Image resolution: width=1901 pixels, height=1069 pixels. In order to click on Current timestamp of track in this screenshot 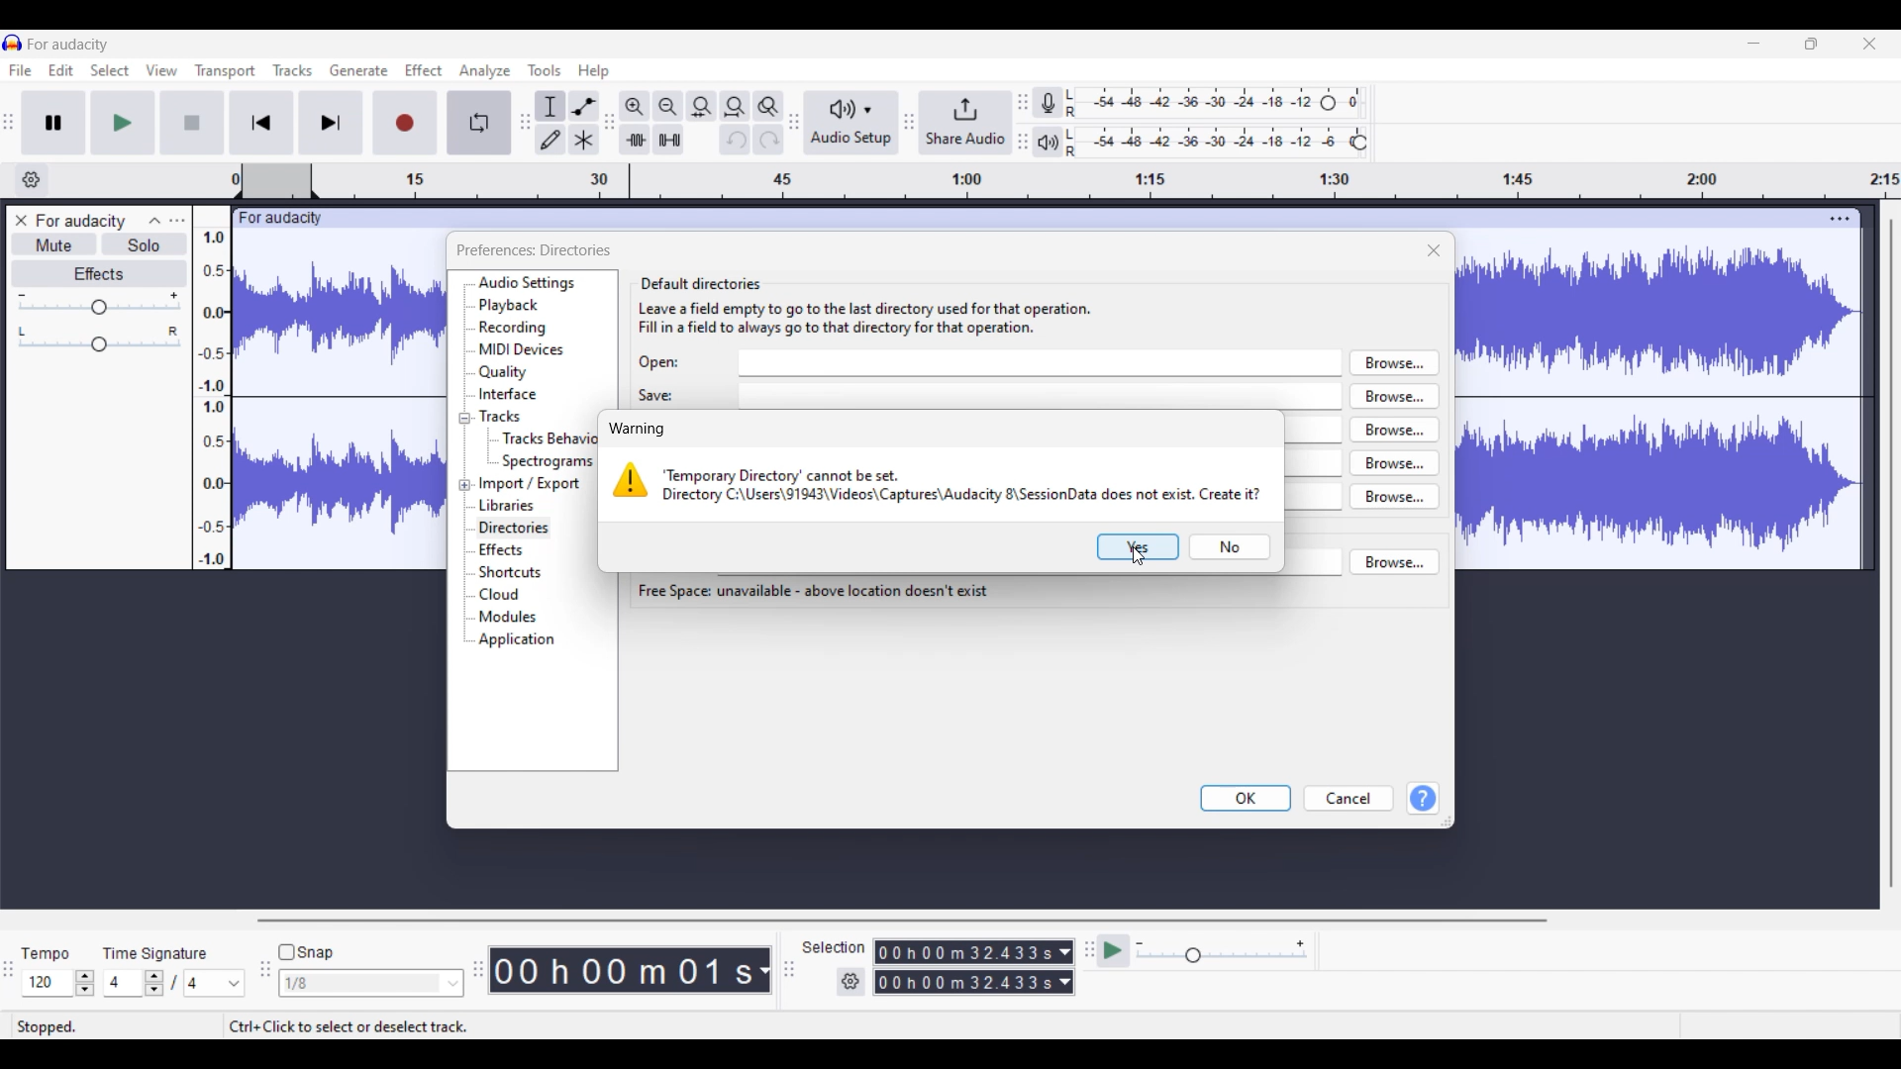, I will do `click(622, 970)`.